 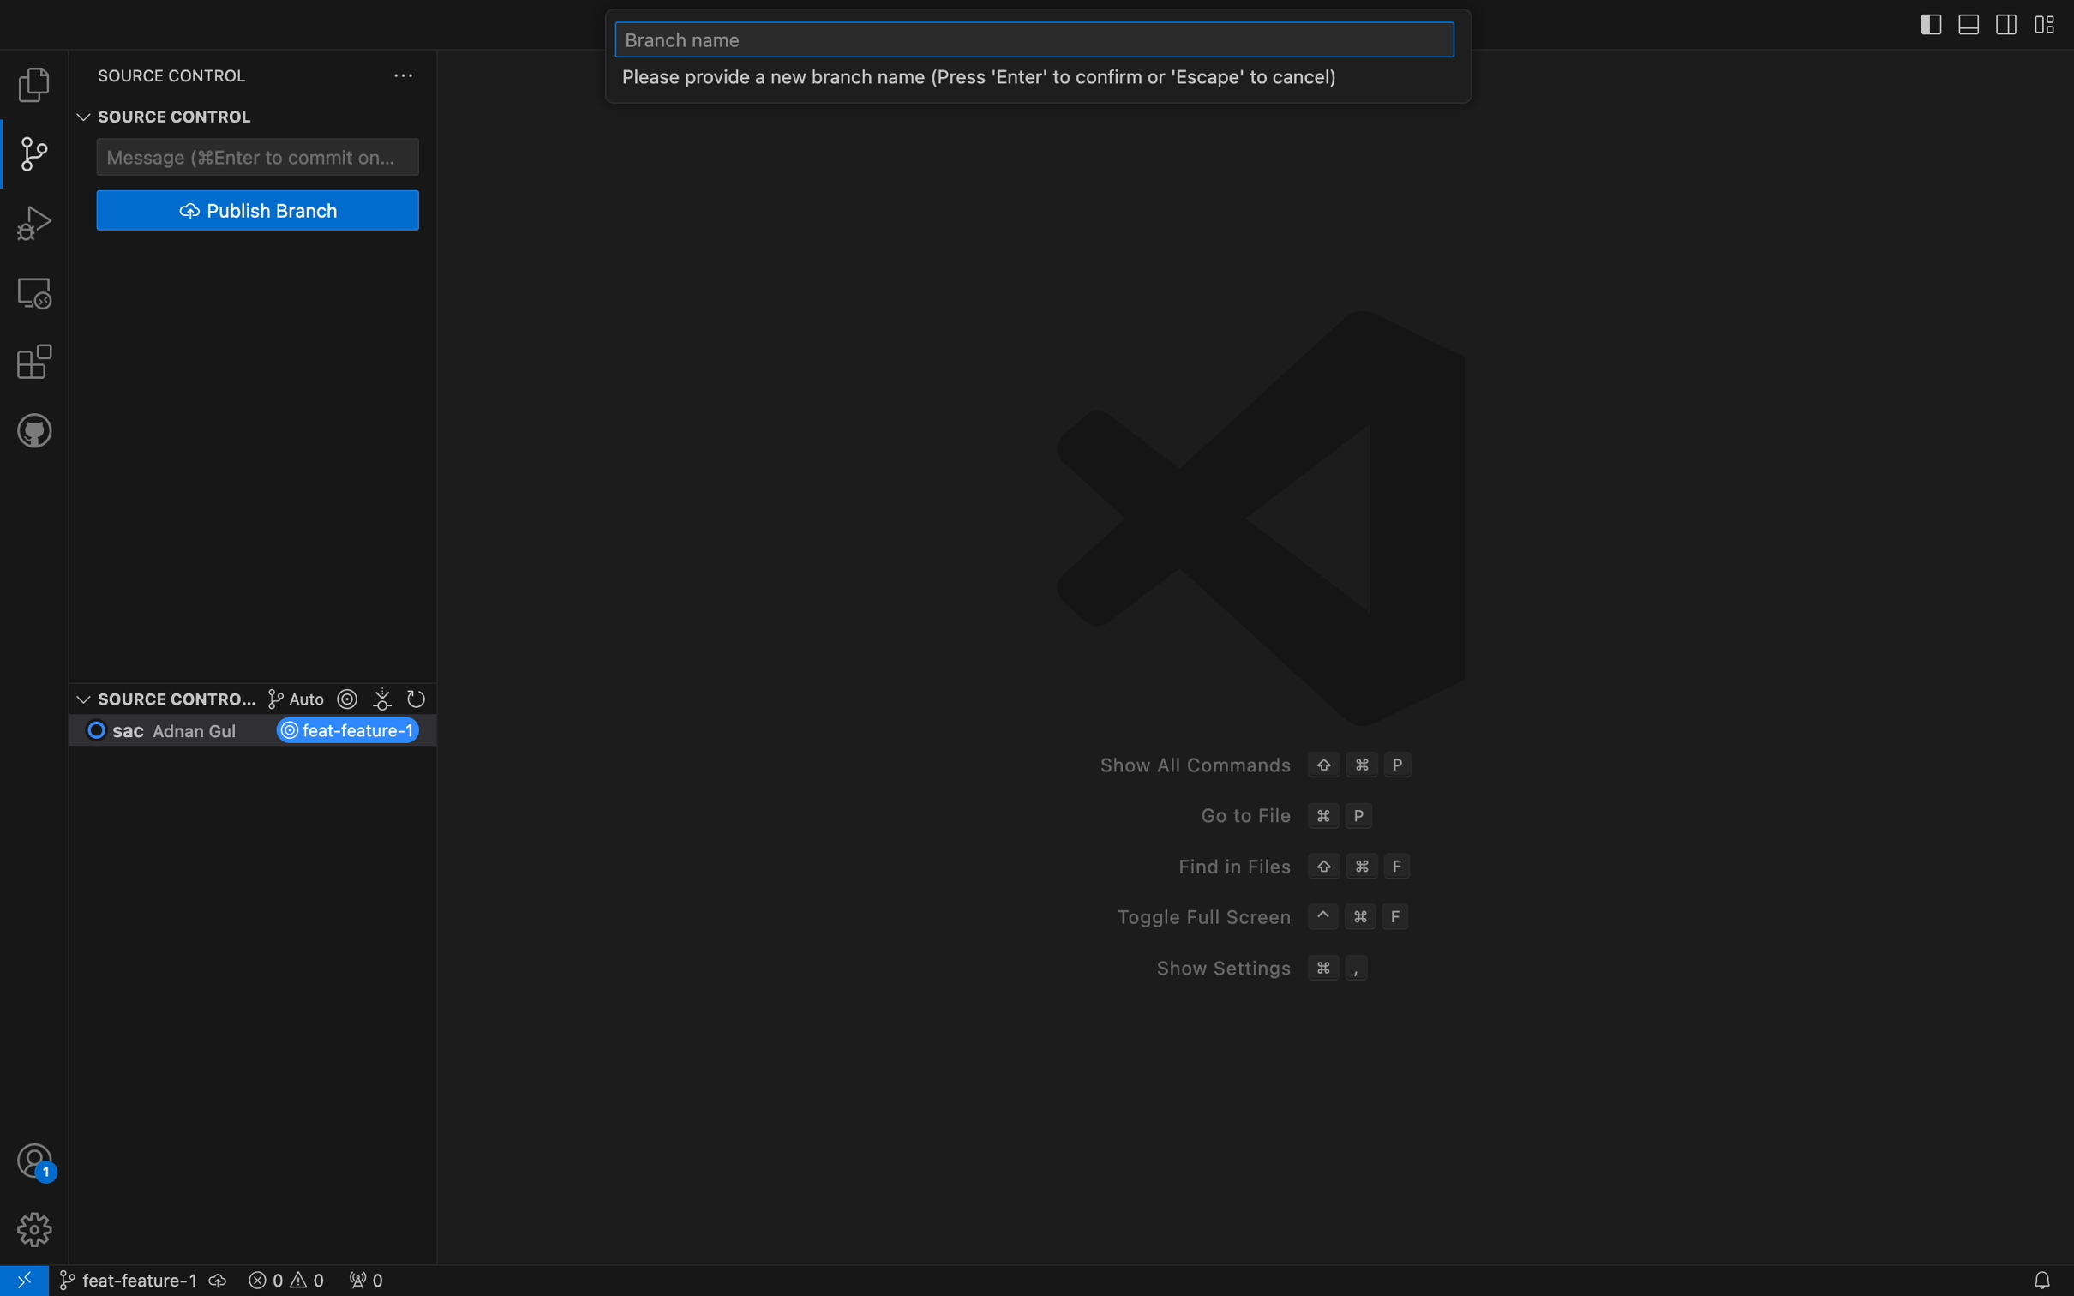 What do you see at coordinates (2038, 1281) in the screenshot?
I see `Notifications ` at bounding box center [2038, 1281].